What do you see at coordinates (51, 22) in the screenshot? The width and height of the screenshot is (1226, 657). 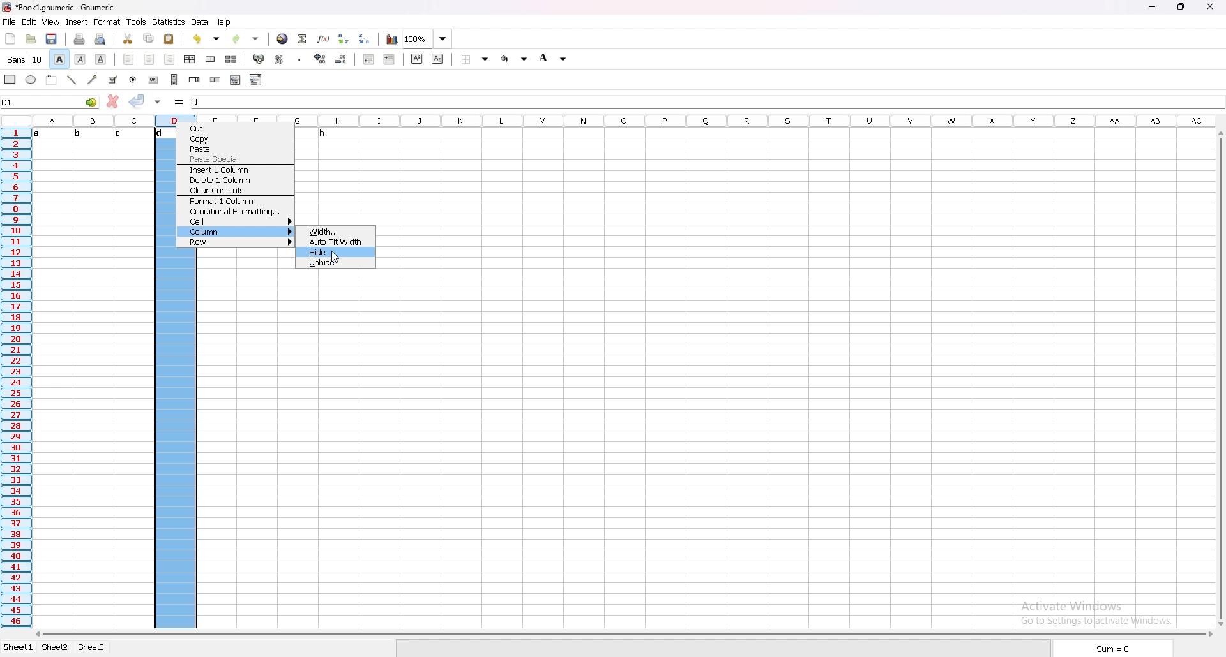 I see `view` at bounding box center [51, 22].